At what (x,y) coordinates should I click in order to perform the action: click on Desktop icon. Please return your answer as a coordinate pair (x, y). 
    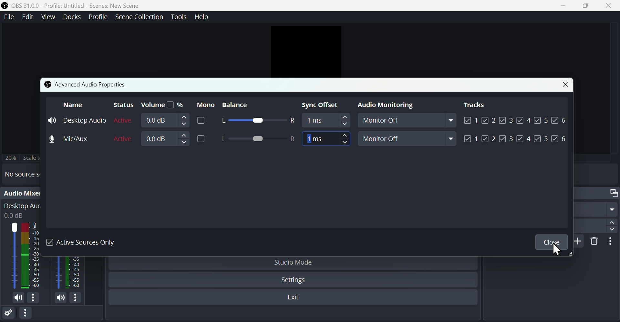
    Looking at the image, I should click on (14, 256).